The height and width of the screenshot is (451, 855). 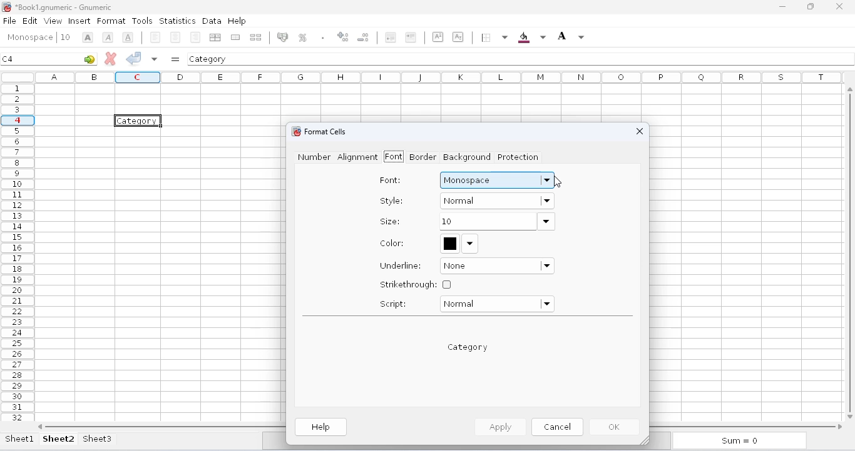 I want to click on align right, so click(x=195, y=37).